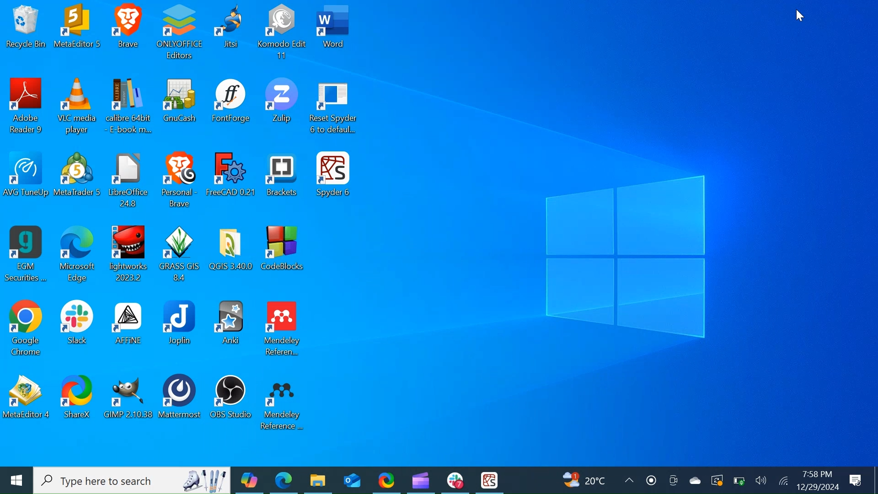  What do you see at coordinates (651, 480) in the screenshot?
I see `Recording` at bounding box center [651, 480].